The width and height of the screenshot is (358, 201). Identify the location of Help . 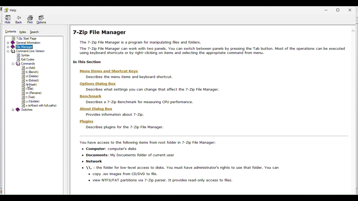
(12, 10).